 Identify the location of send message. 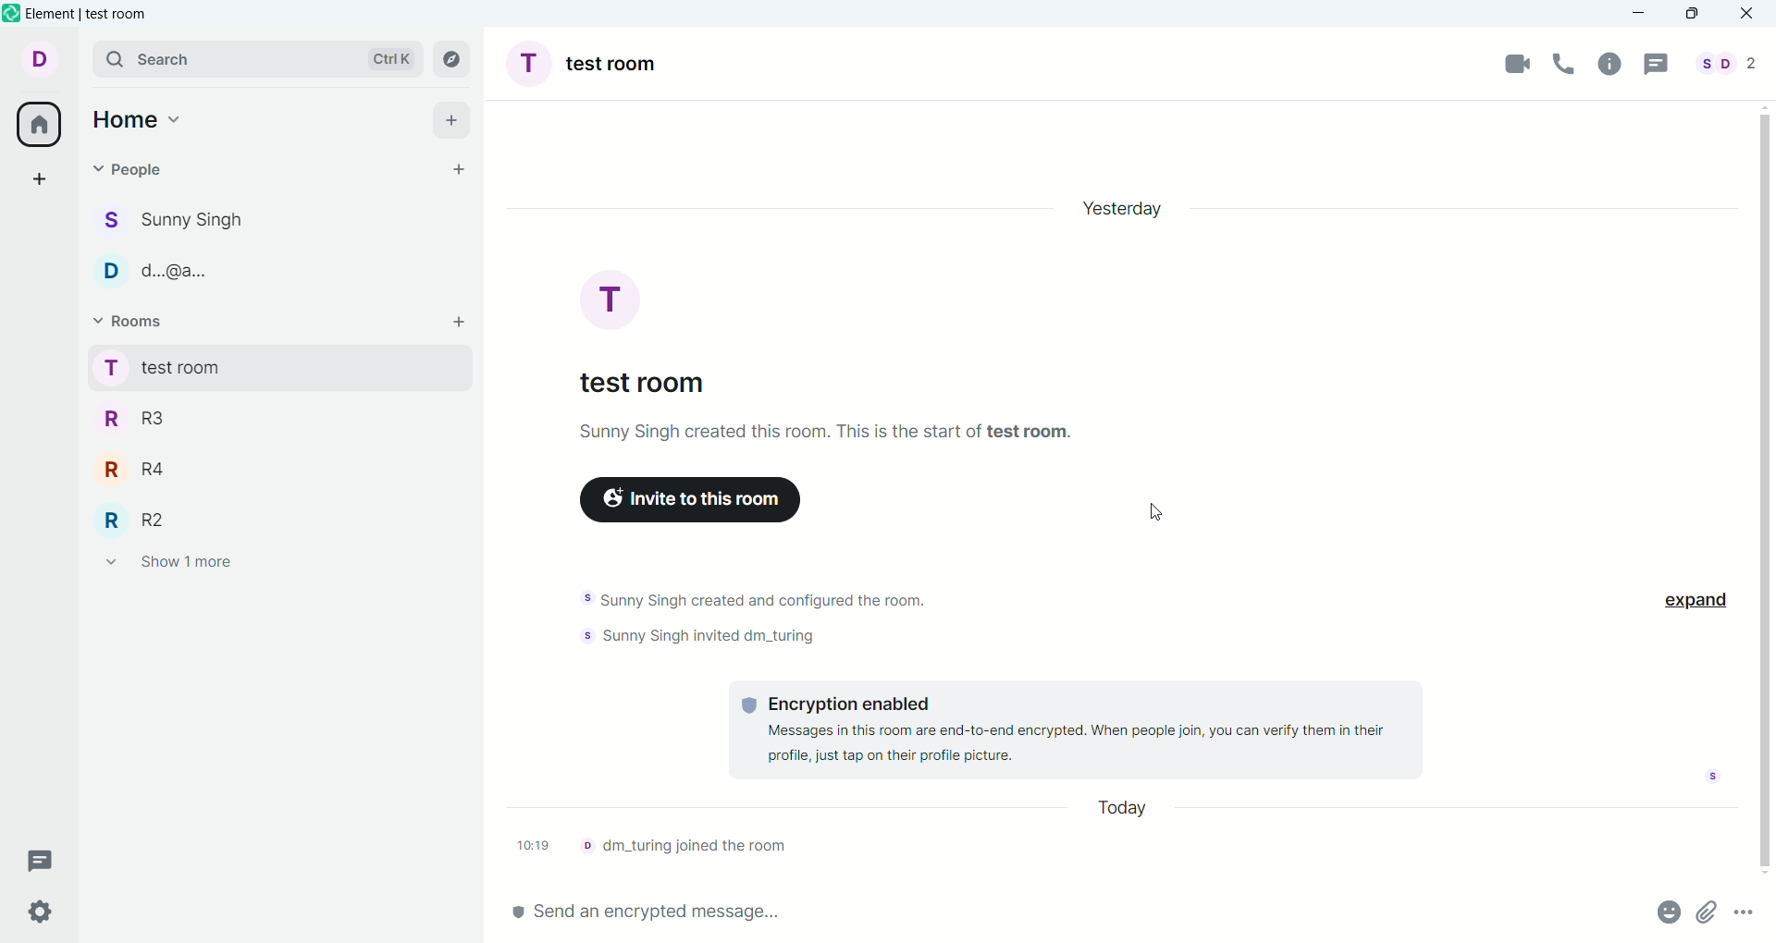
(647, 912).